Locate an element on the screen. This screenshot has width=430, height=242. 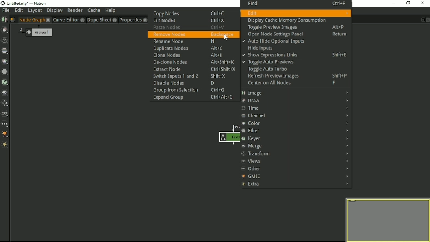
Edit is located at coordinates (19, 11).